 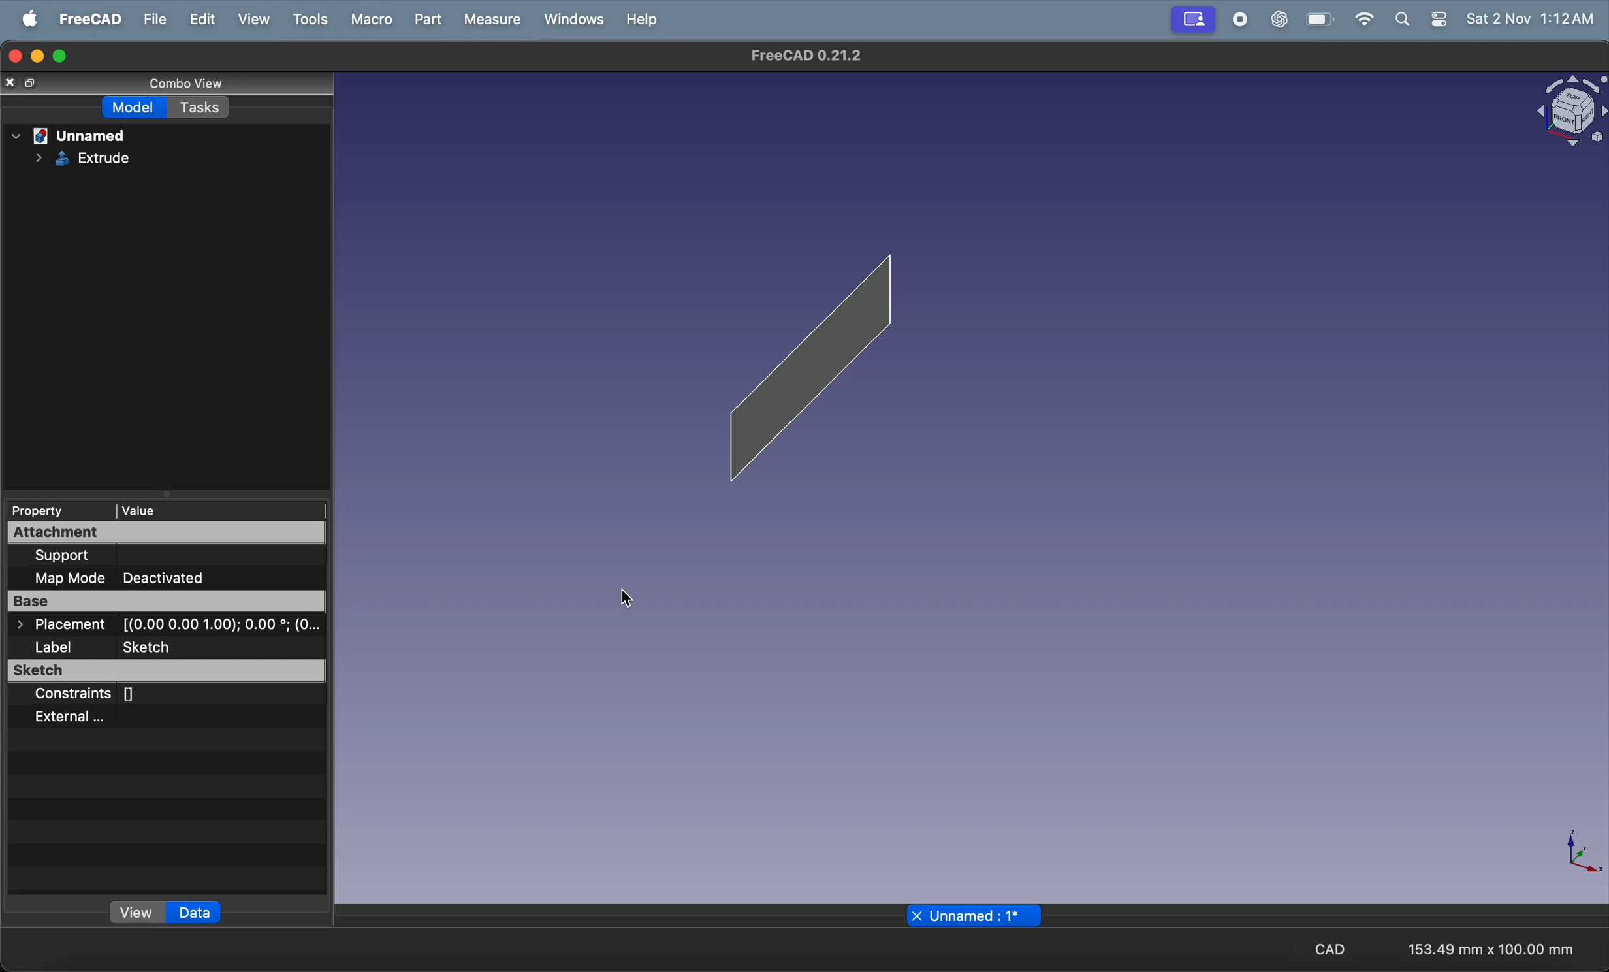 What do you see at coordinates (372, 21) in the screenshot?
I see `marco` at bounding box center [372, 21].